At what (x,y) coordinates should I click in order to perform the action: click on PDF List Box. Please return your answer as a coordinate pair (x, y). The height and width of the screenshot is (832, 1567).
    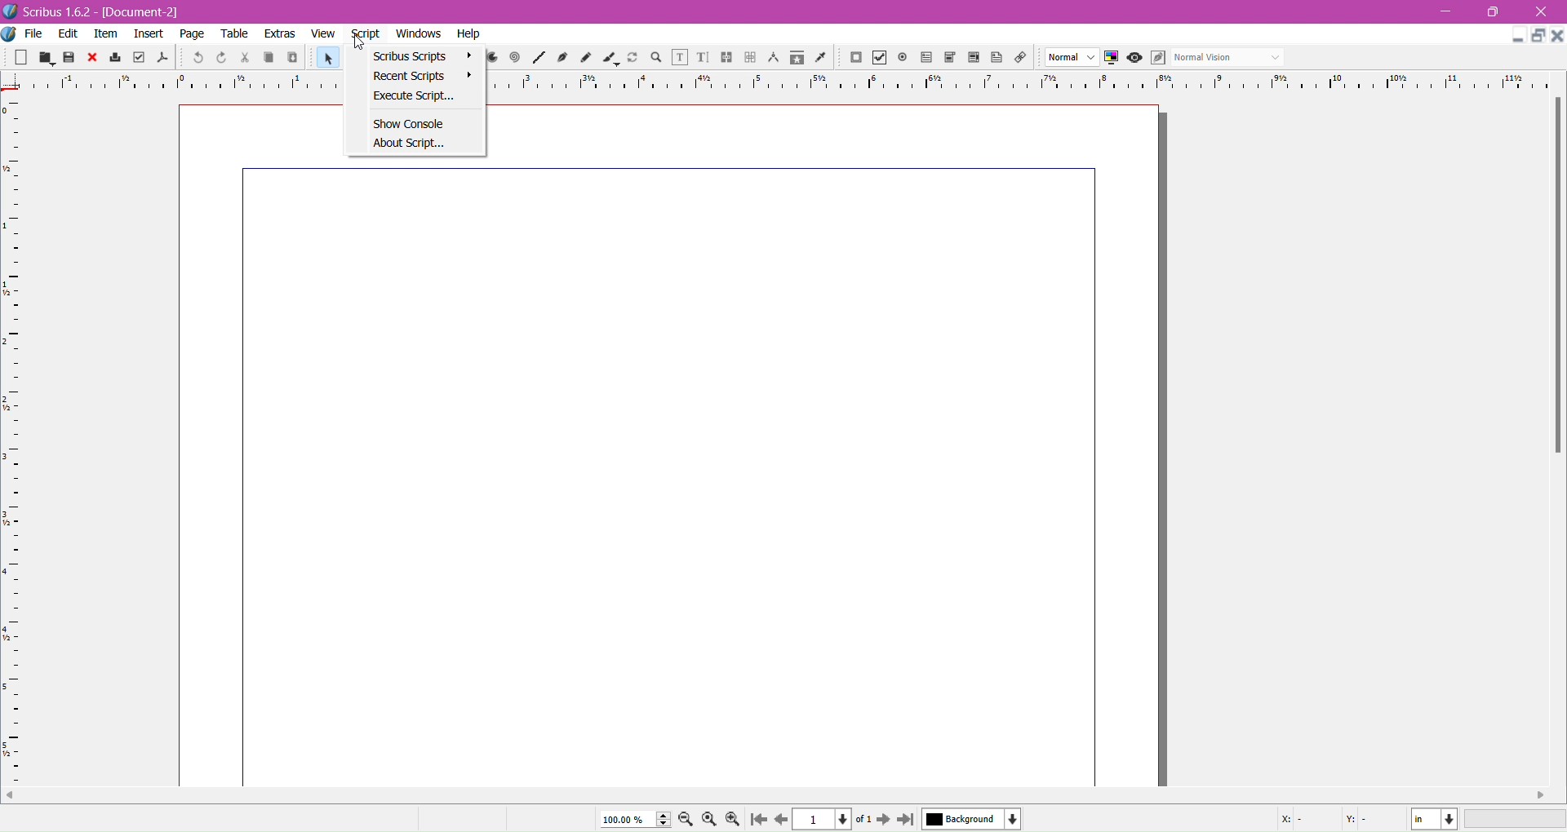
    Looking at the image, I should click on (974, 58).